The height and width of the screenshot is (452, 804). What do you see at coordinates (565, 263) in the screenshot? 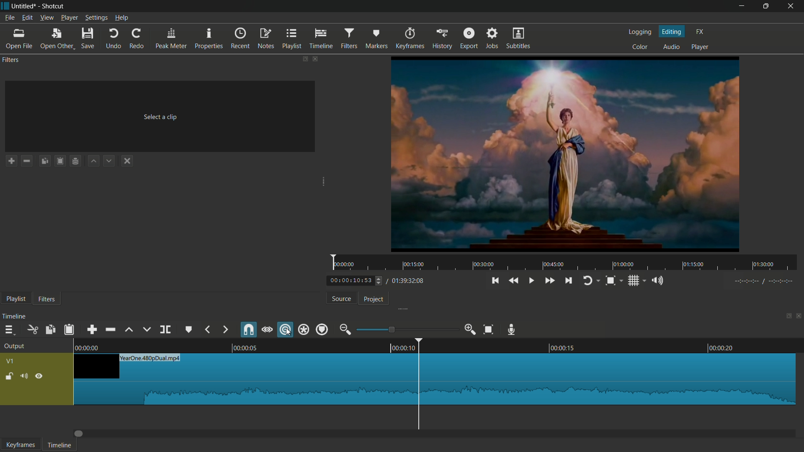
I see `time` at bounding box center [565, 263].